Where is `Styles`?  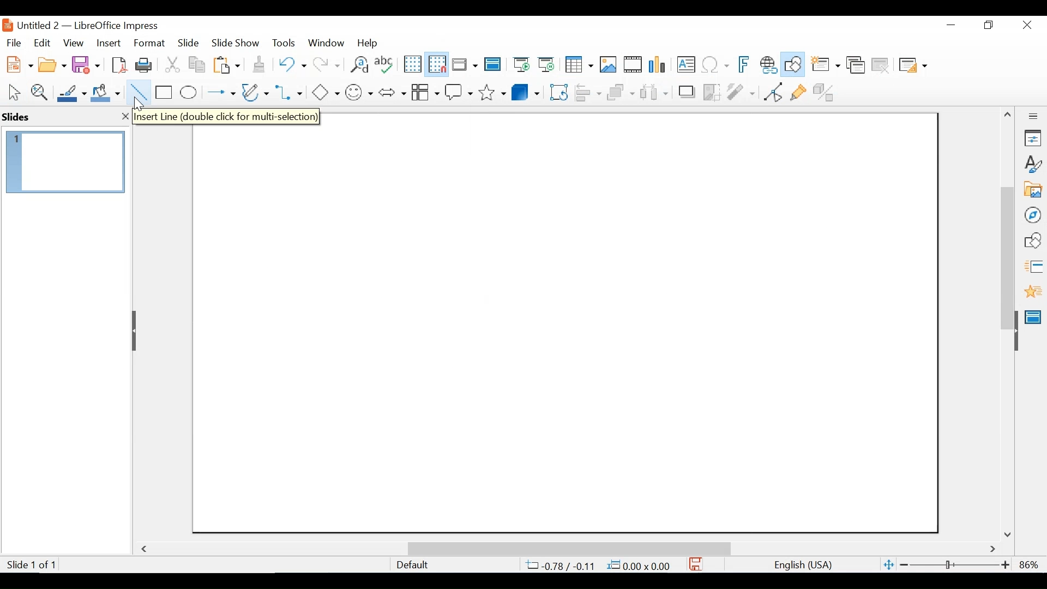 Styles is located at coordinates (1033, 165).